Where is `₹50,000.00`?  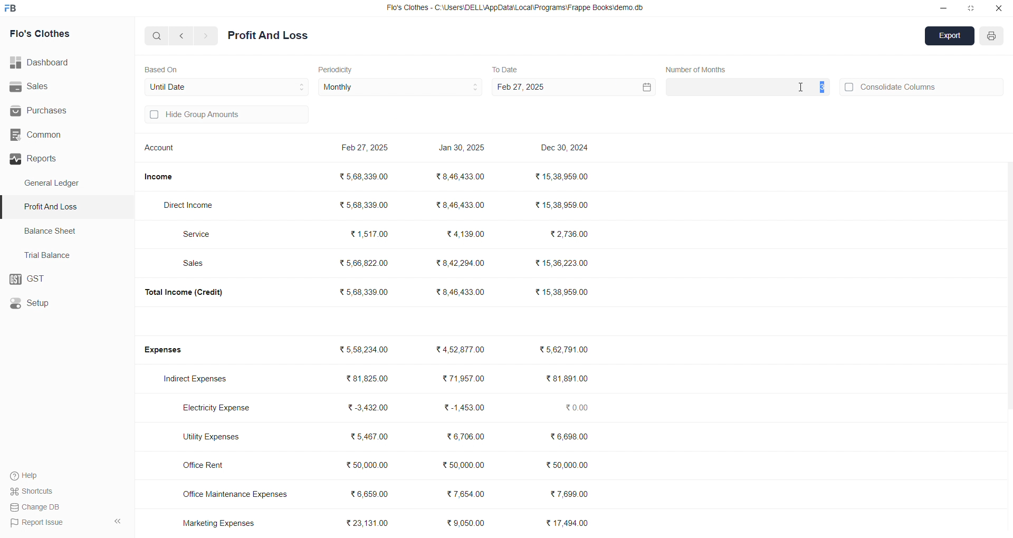 ₹50,000.00 is located at coordinates (569, 466).